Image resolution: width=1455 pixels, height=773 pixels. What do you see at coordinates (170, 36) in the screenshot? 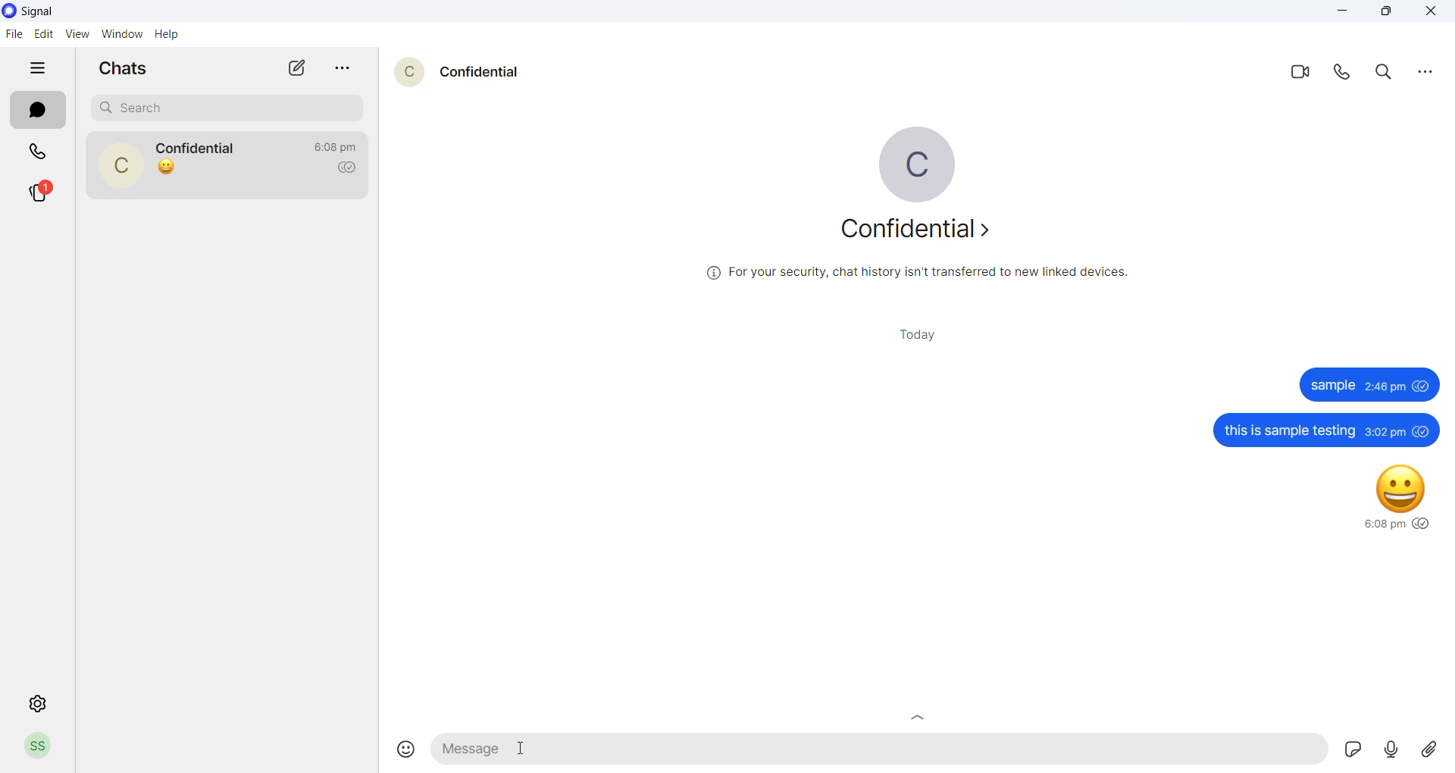
I see `help` at bounding box center [170, 36].